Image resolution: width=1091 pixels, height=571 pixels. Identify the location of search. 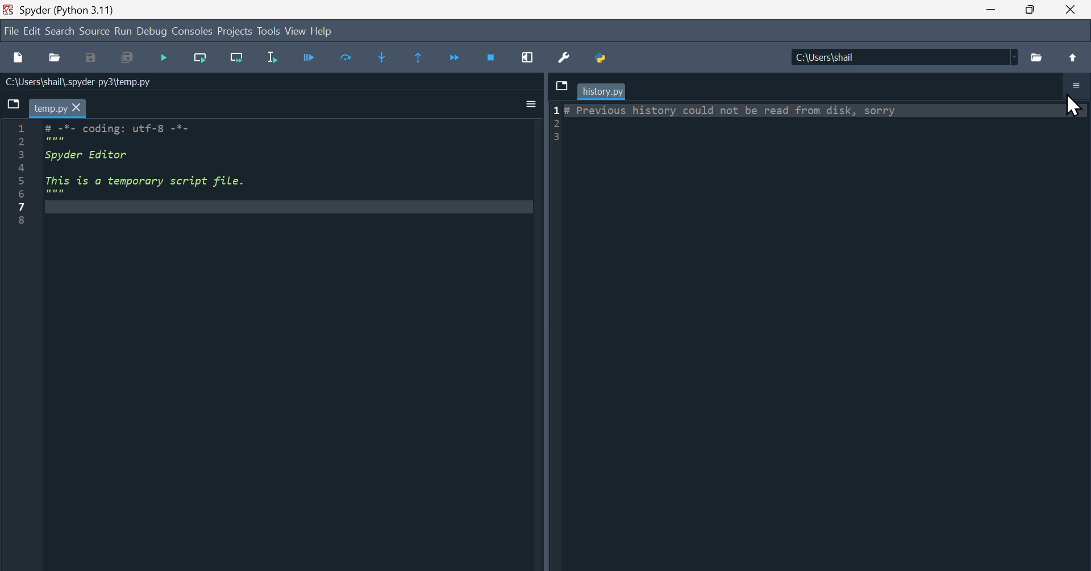
(60, 32).